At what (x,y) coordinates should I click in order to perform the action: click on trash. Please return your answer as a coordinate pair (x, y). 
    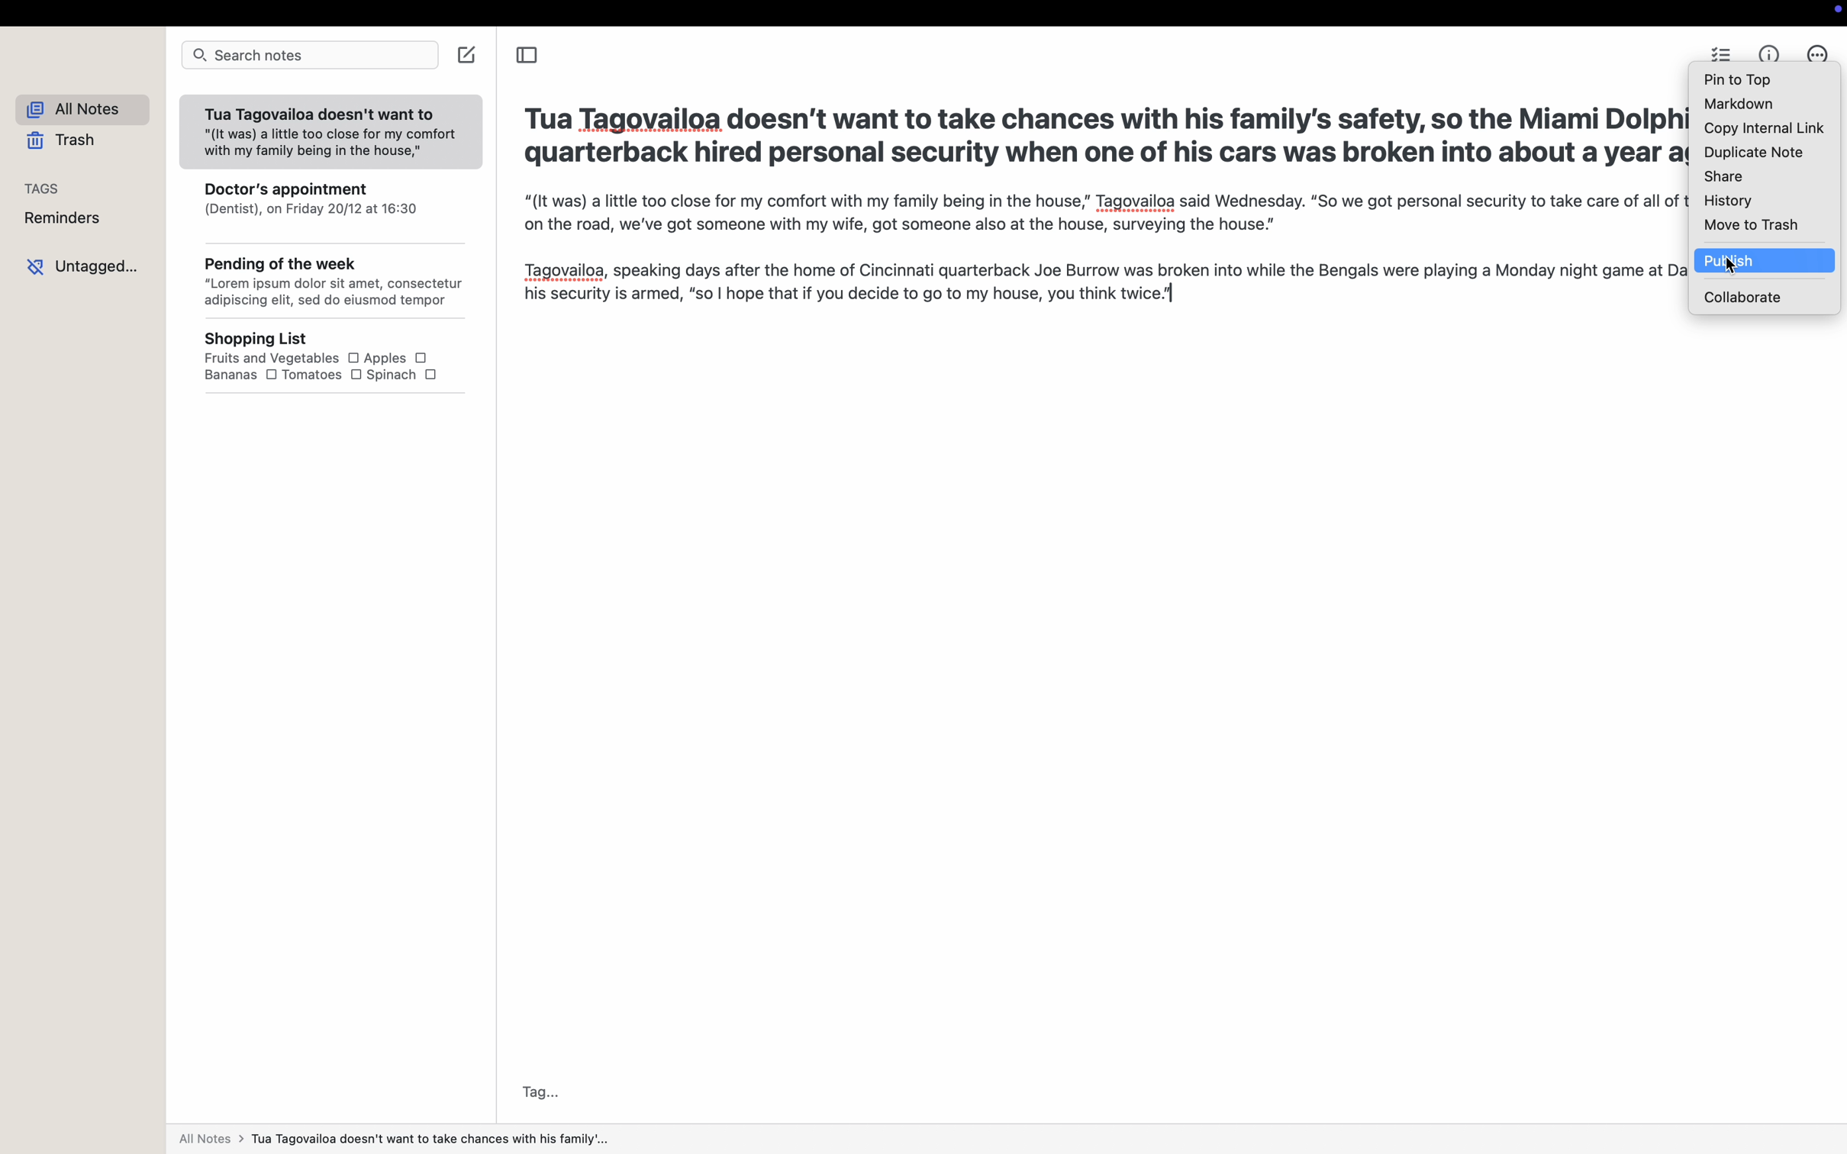
    Looking at the image, I should click on (65, 143).